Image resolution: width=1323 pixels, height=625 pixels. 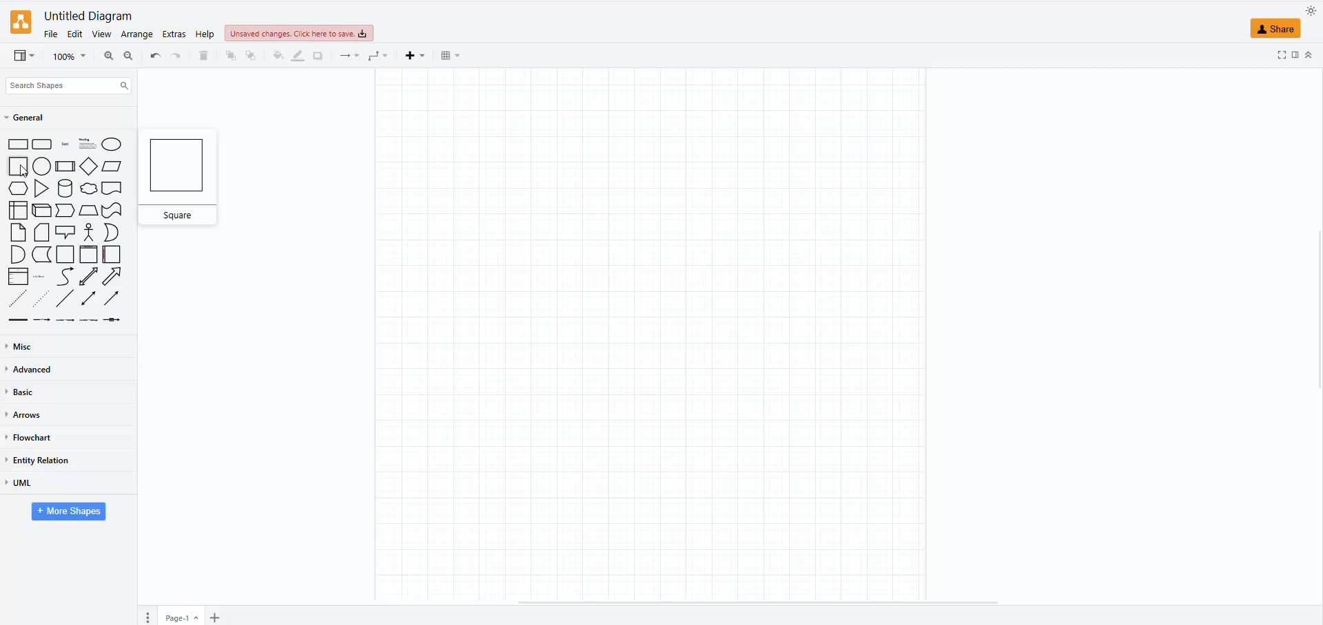 What do you see at coordinates (19, 298) in the screenshot?
I see `dashed line` at bounding box center [19, 298].